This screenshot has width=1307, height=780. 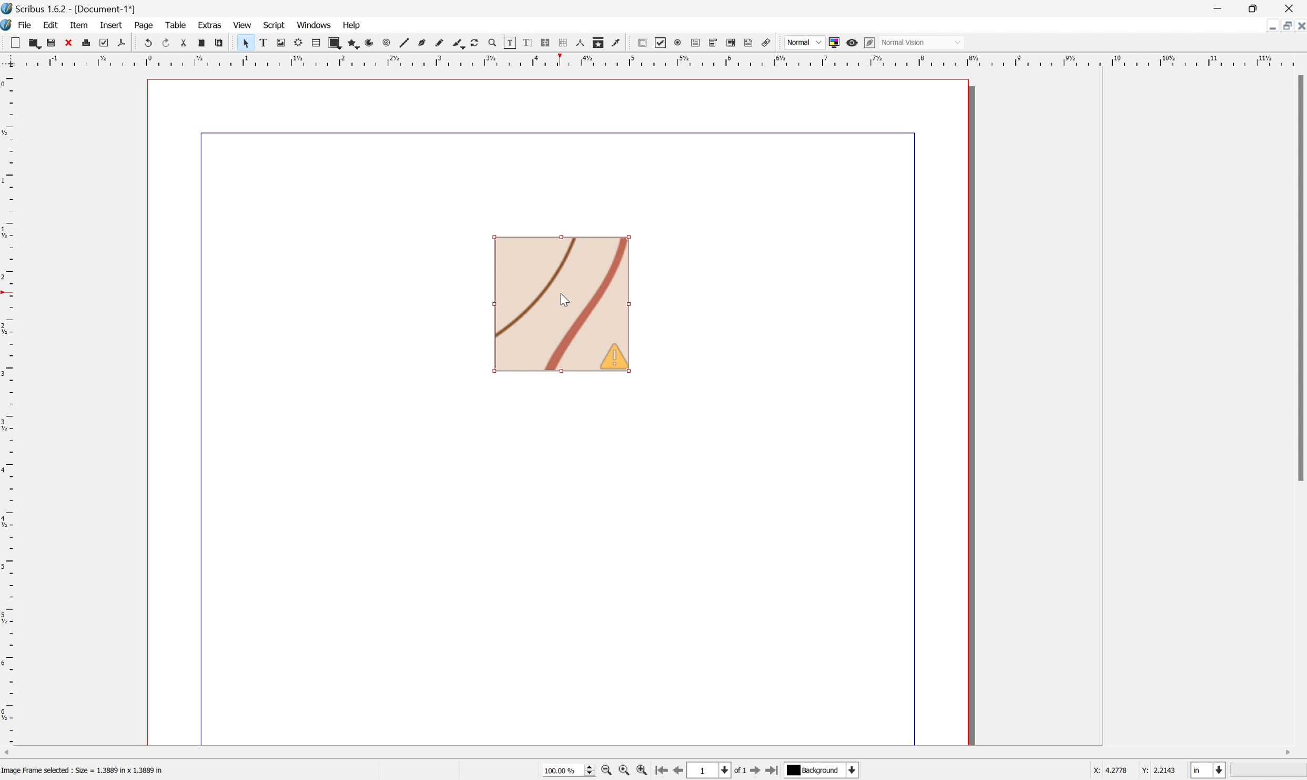 I want to click on Page, so click(x=144, y=25).